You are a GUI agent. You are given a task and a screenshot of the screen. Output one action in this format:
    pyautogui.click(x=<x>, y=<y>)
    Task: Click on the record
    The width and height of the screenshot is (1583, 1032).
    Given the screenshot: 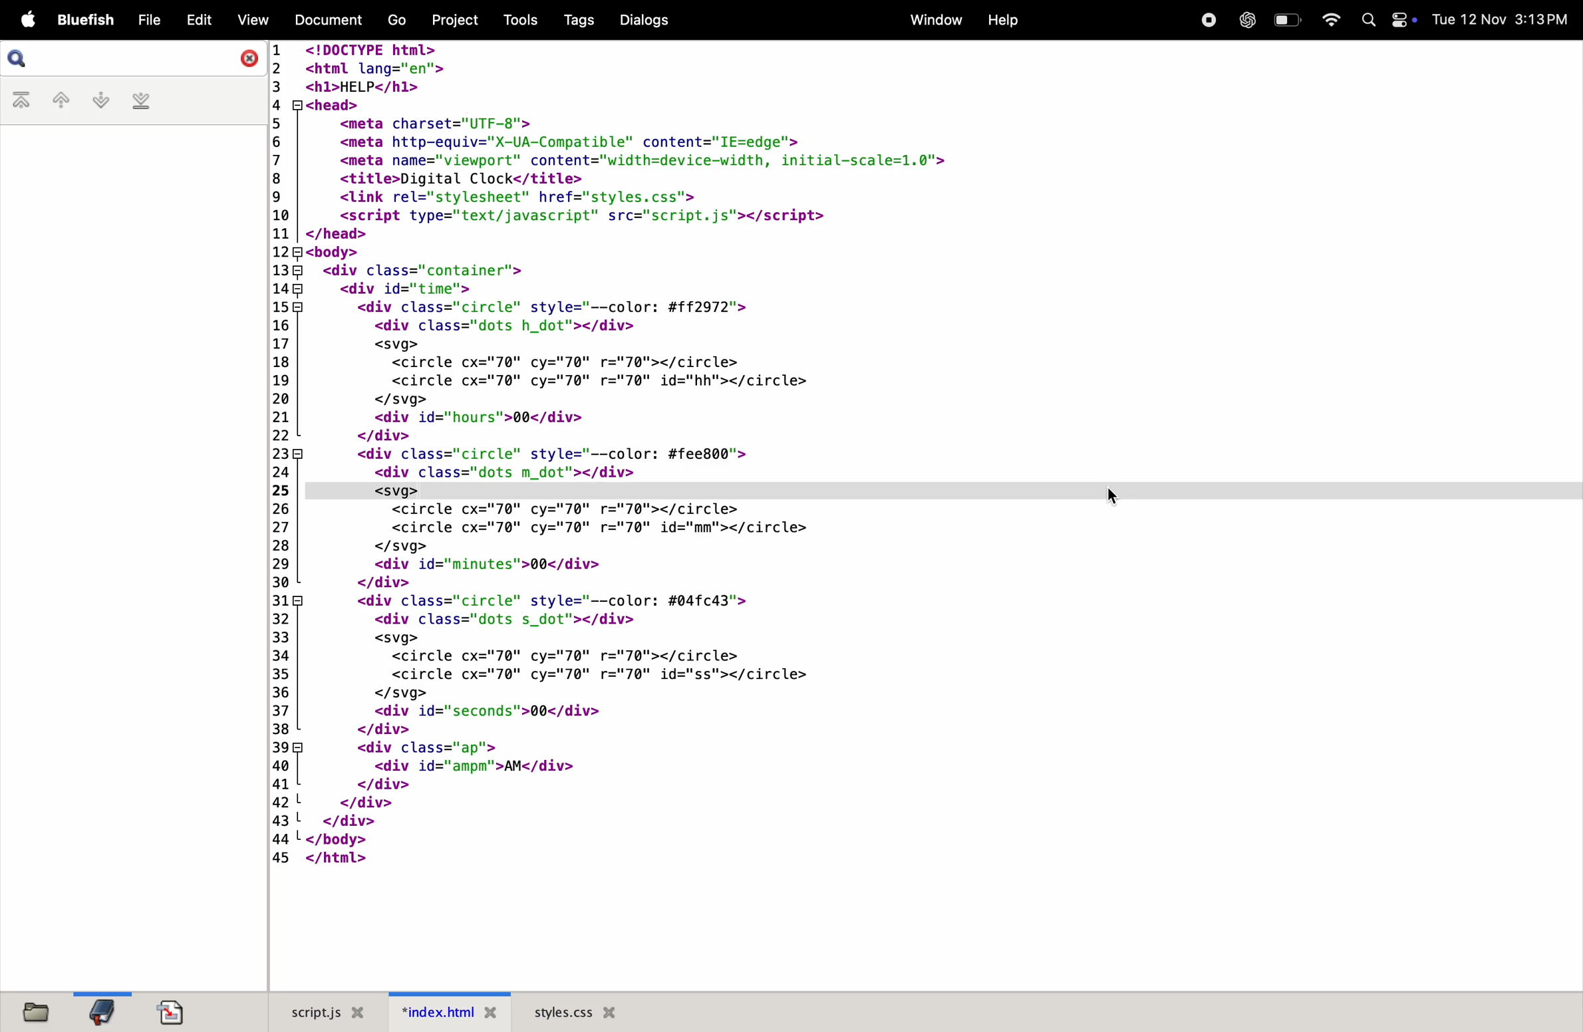 What is the action you would take?
    pyautogui.click(x=1205, y=19)
    